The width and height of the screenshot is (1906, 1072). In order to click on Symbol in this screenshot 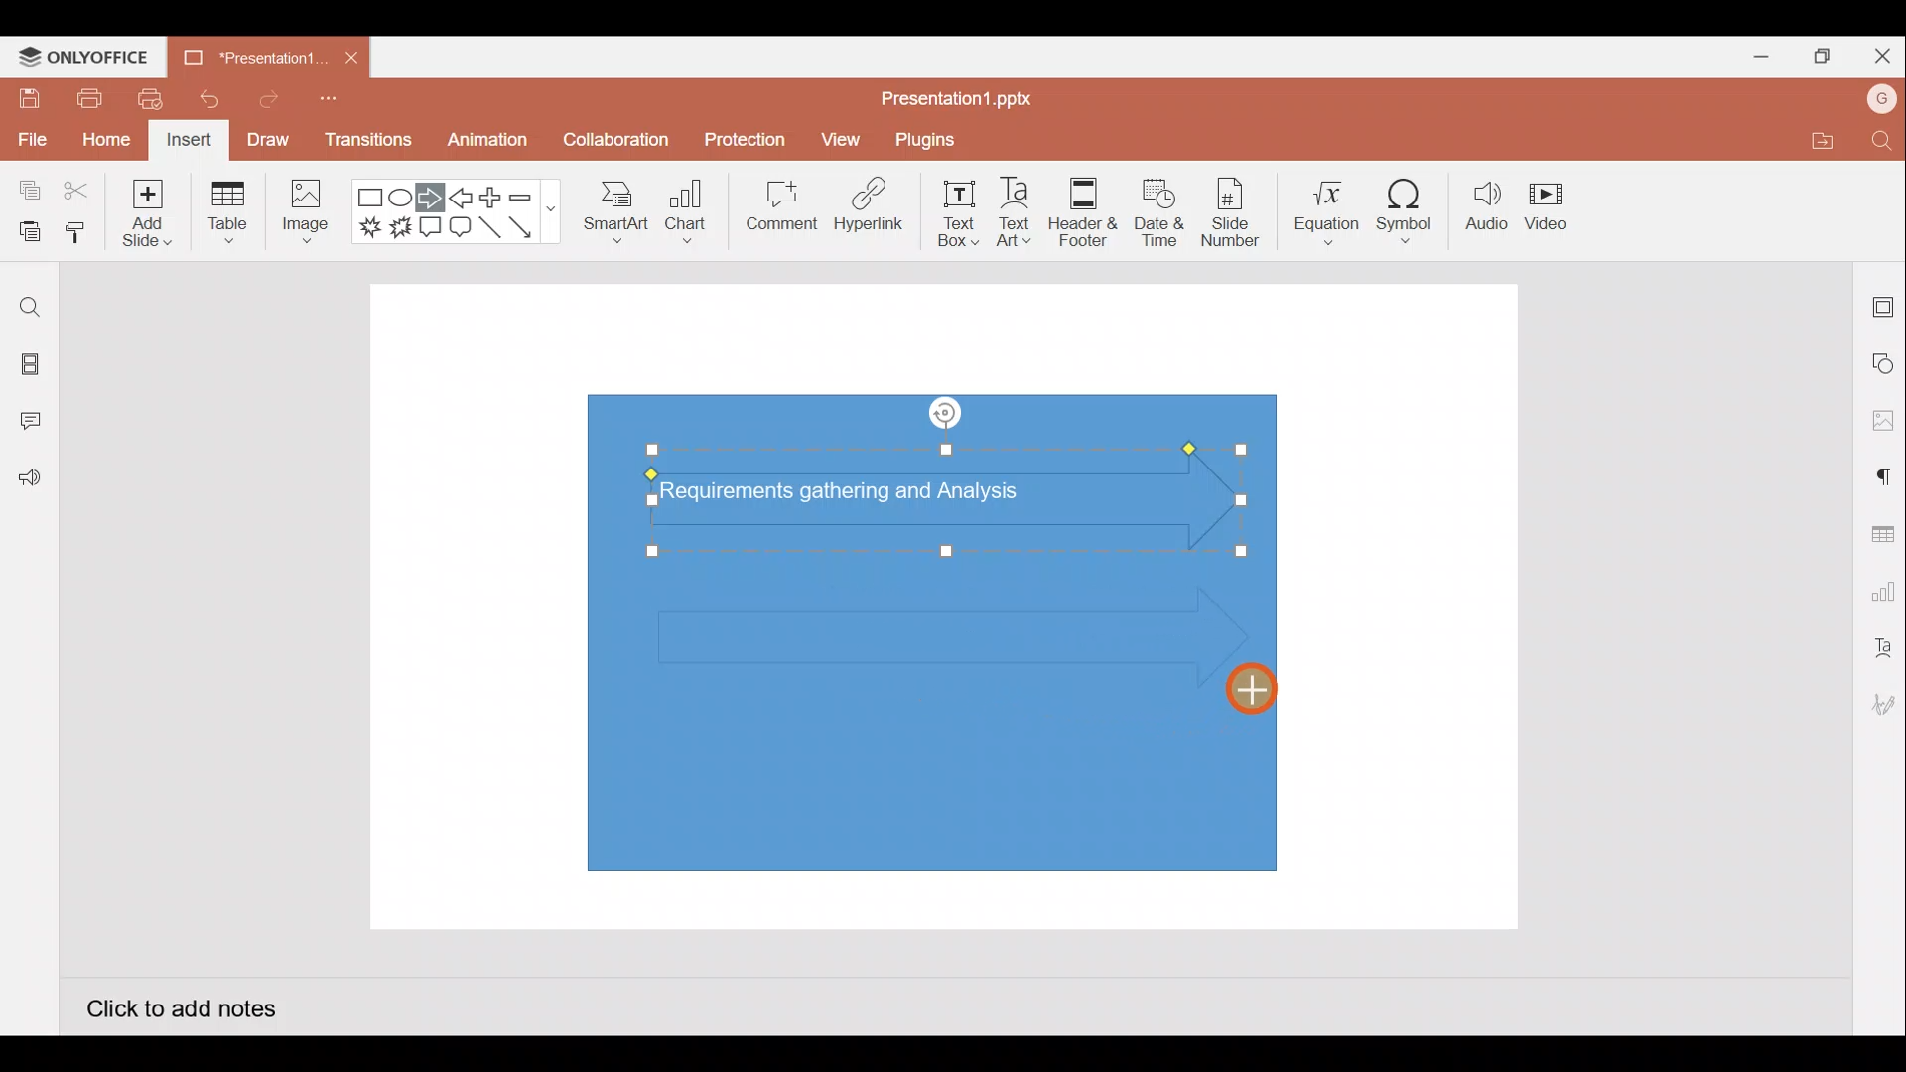, I will do `click(1406, 206)`.